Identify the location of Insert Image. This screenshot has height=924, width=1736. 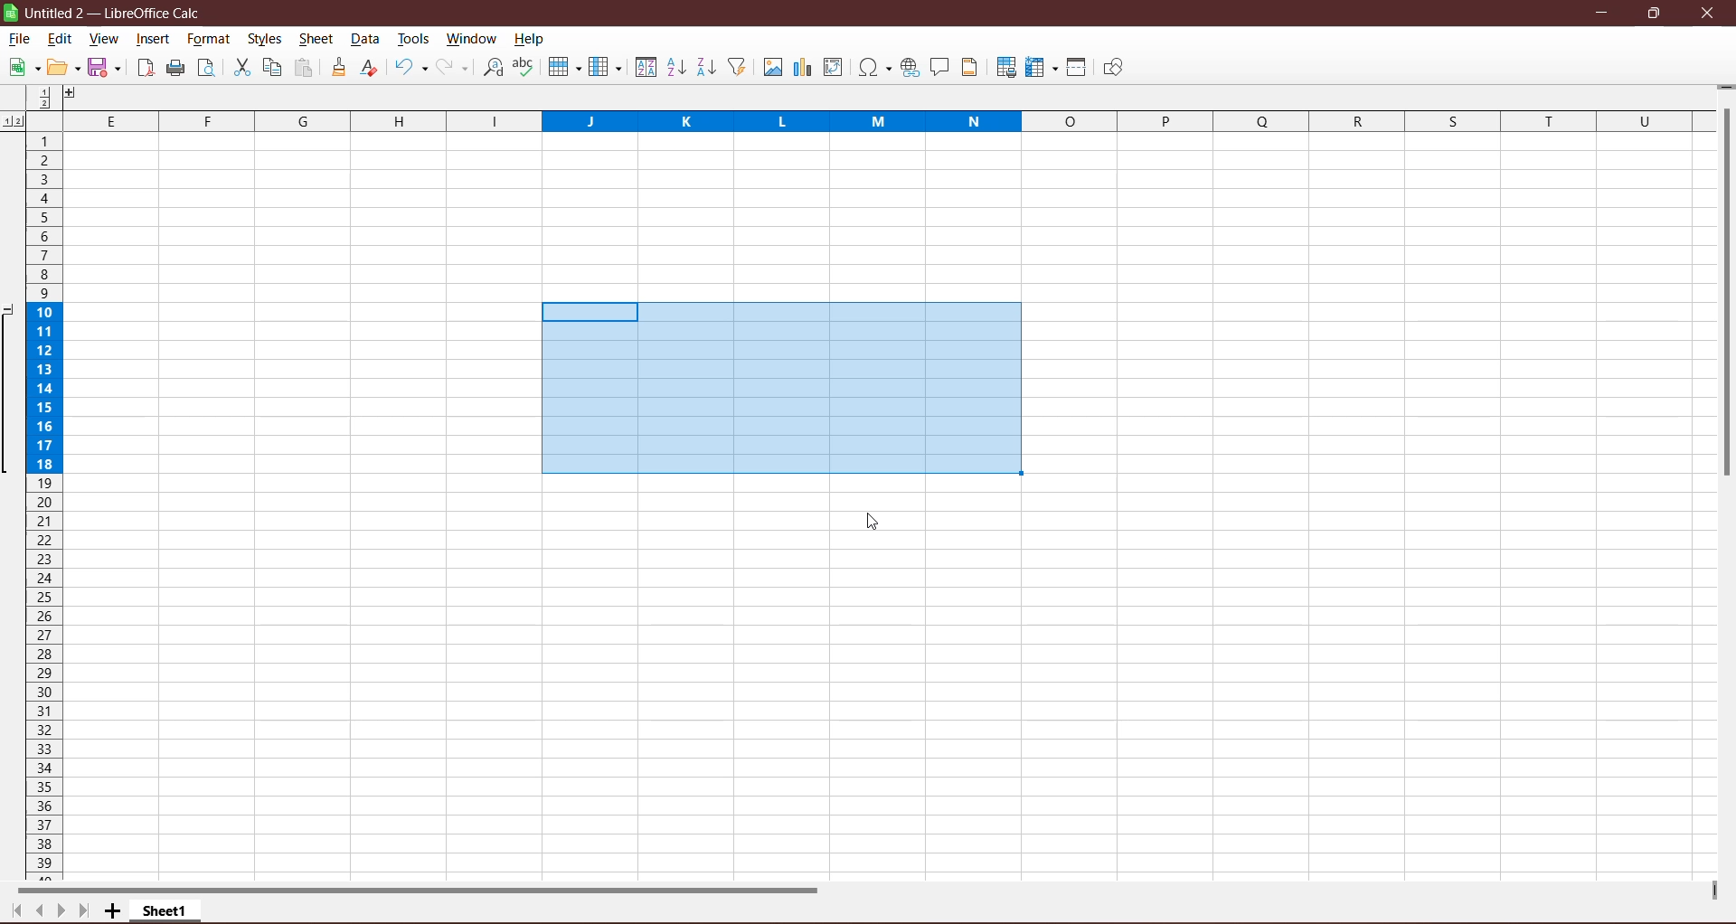
(771, 68).